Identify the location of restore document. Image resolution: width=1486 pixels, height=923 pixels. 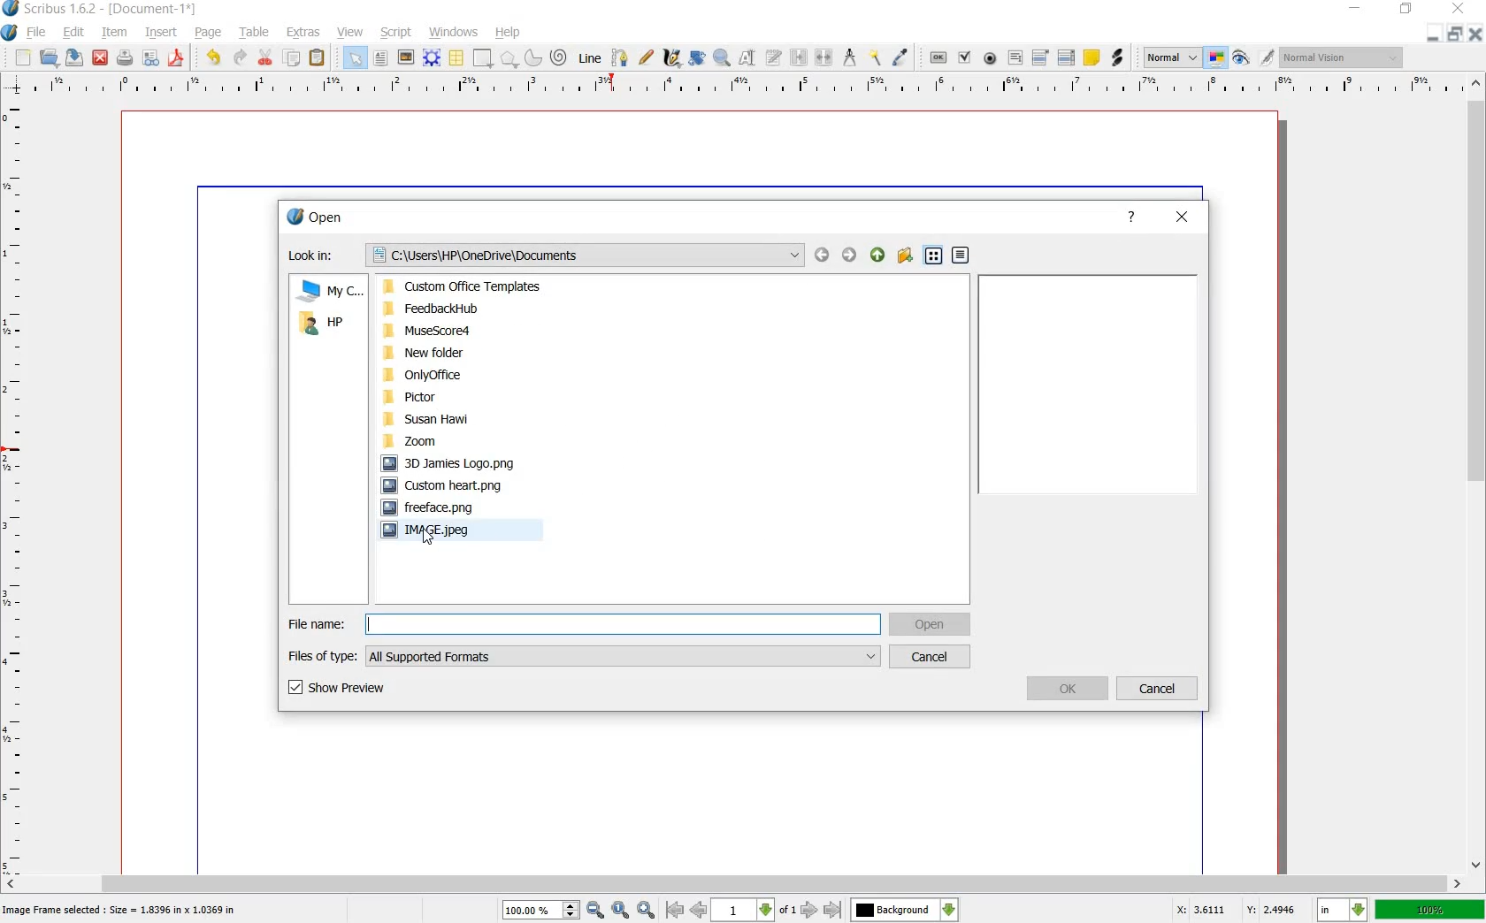
(1456, 33).